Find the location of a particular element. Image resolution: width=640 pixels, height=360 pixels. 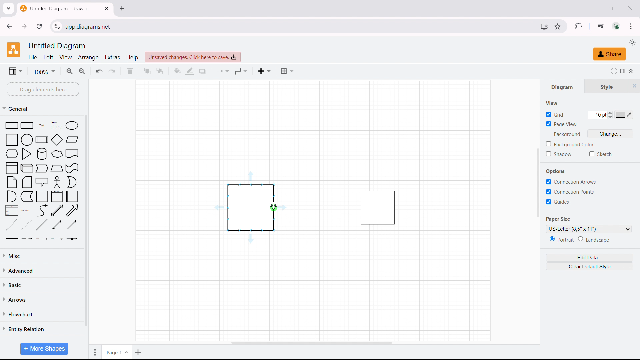

basic is located at coordinates (43, 284).